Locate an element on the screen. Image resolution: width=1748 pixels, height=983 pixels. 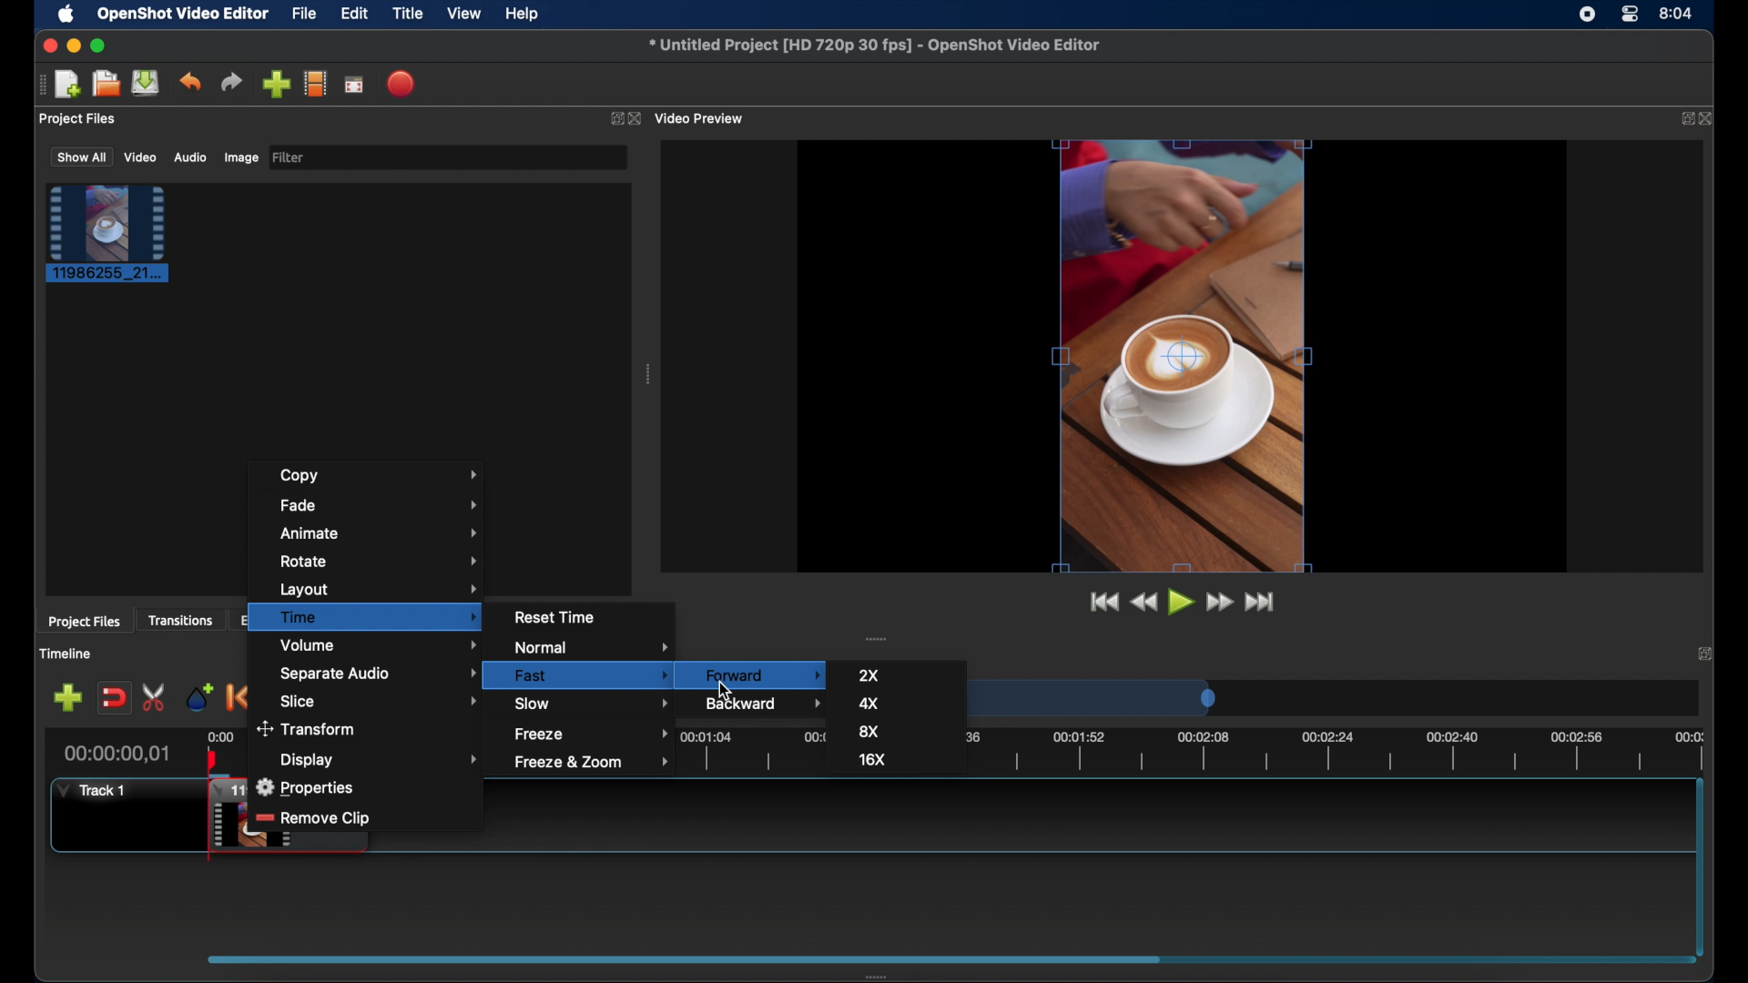
fade menu is located at coordinates (381, 505).